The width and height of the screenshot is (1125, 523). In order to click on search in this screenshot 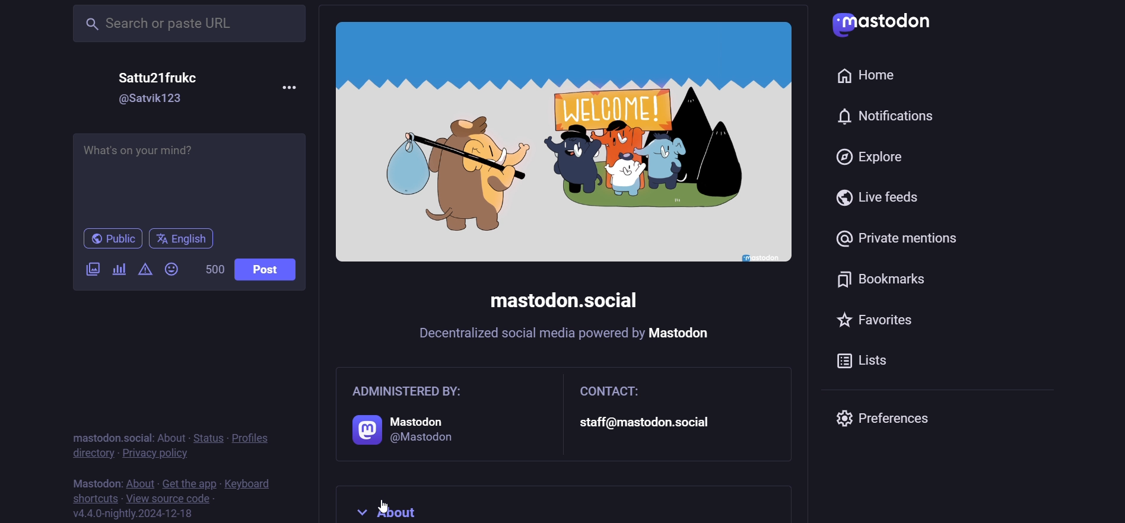, I will do `click(190, 23)`.